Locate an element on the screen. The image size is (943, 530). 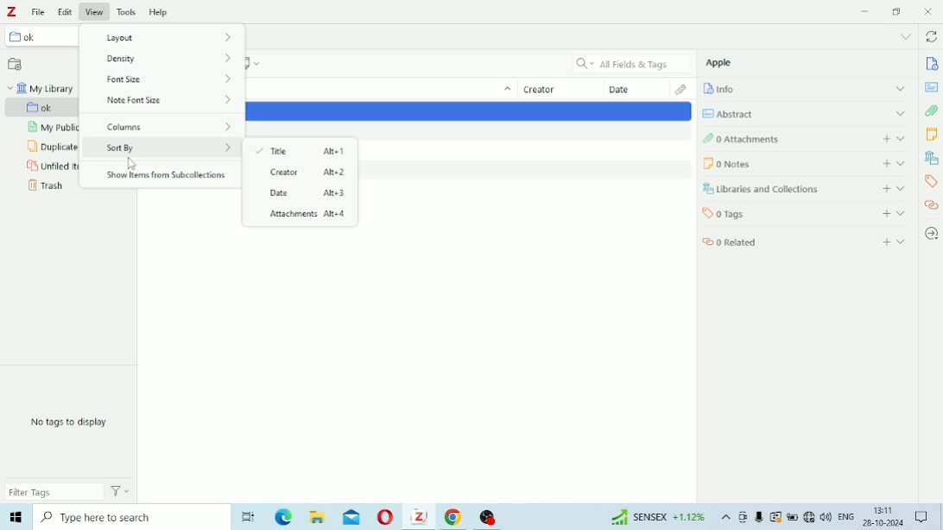
Attachments is located at coordinates (769, 140).